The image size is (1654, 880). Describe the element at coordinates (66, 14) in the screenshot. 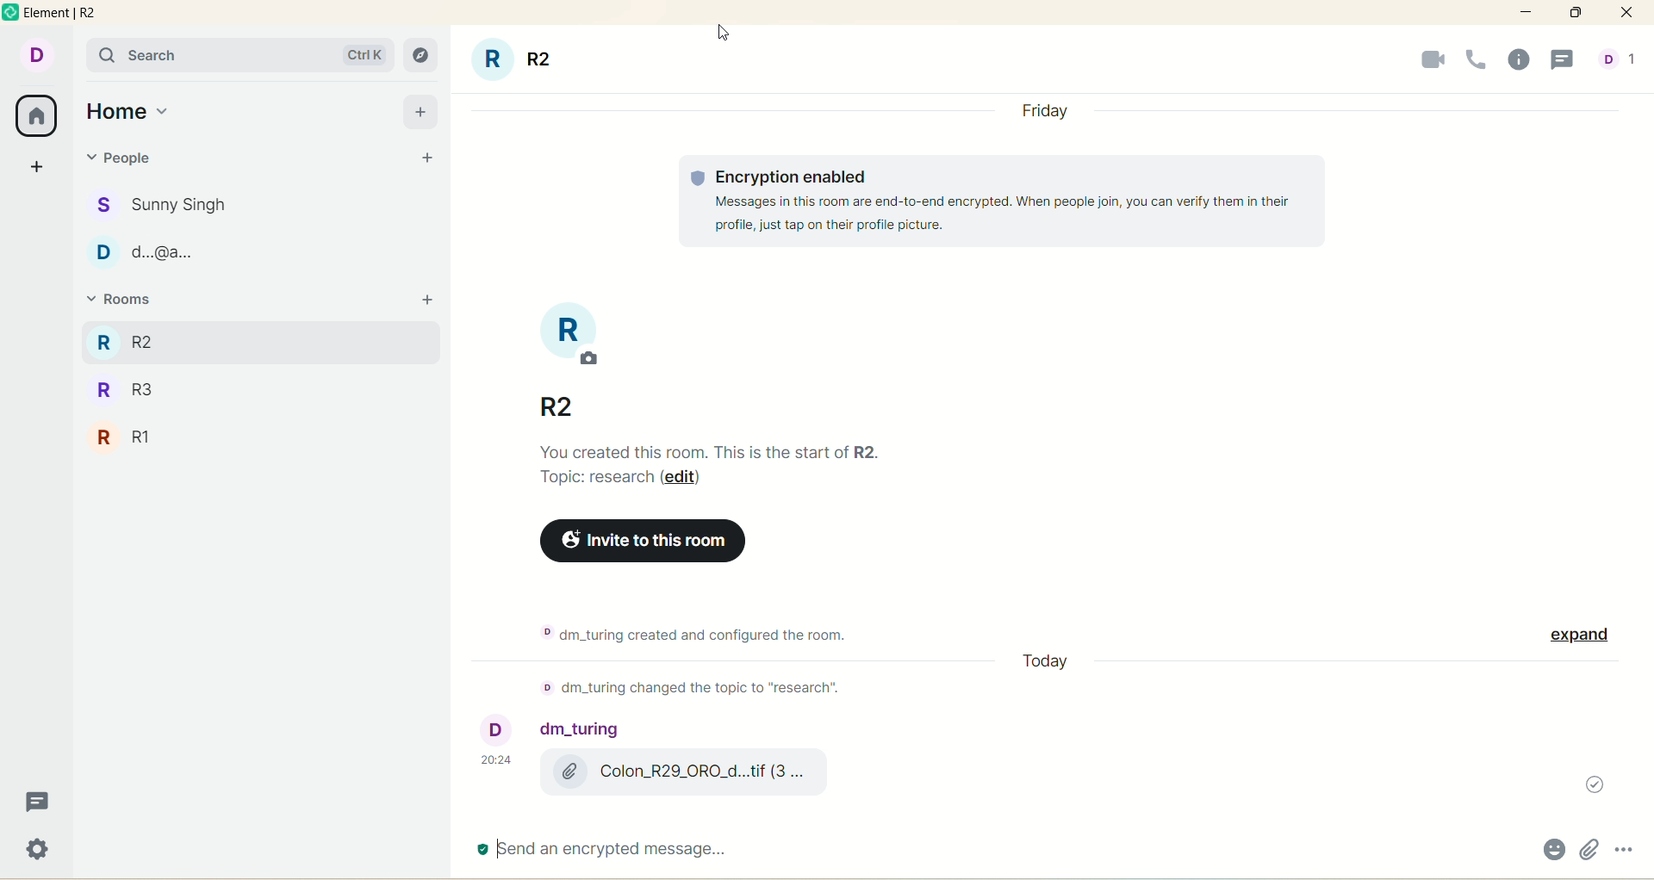

I see `element` at that location.